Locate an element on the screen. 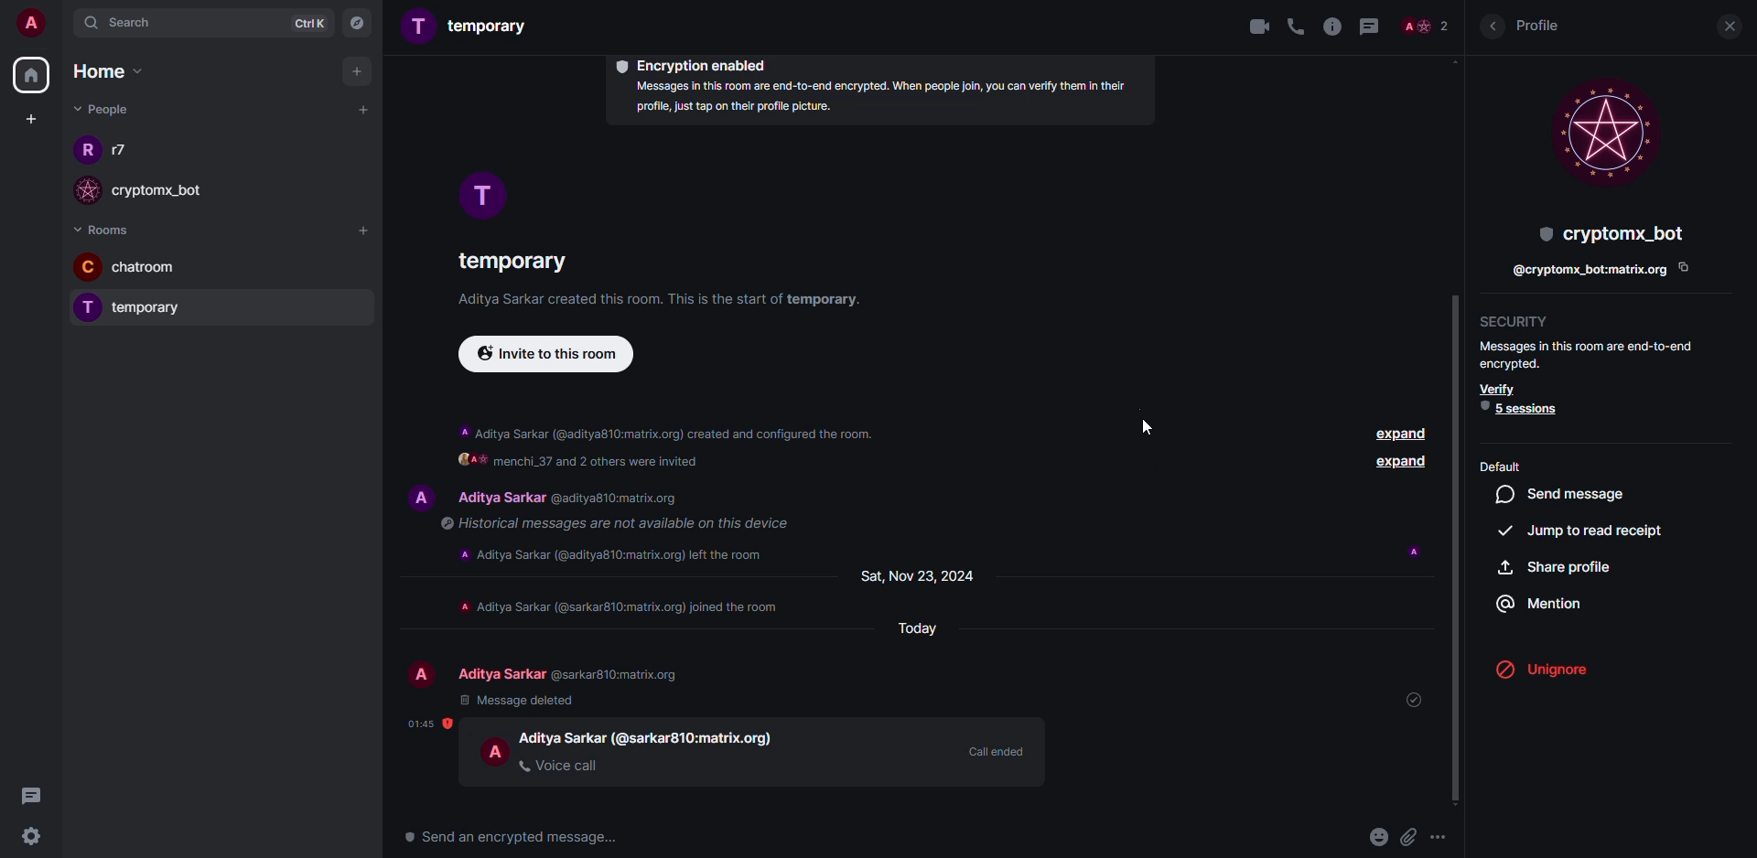 The width and height of the screenshot is (1757, 858). info is located at coordinates (618, 552).